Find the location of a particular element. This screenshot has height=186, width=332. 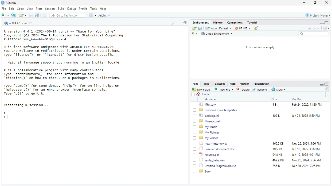

more is located at coordinates (328, 95).